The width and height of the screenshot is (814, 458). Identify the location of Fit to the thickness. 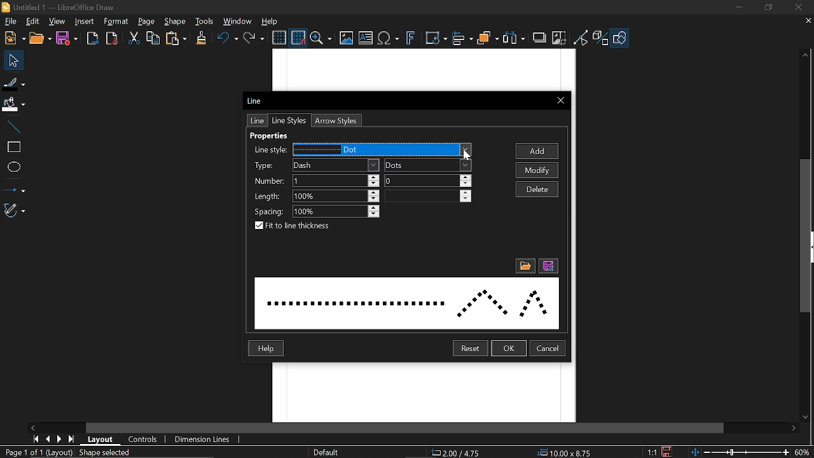
(295, 226).